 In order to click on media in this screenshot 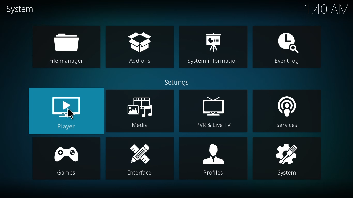, I will do `click(140, 112)`.